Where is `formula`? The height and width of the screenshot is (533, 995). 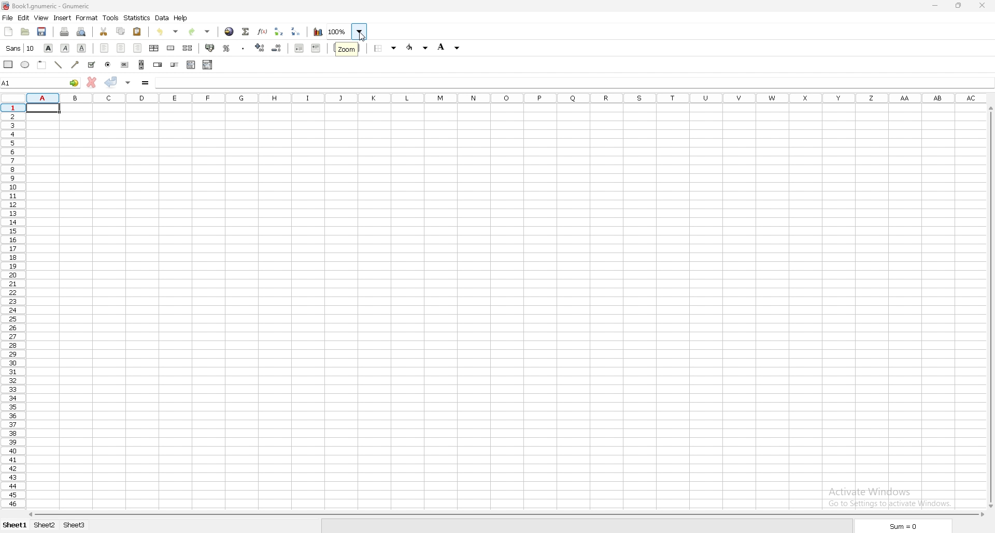 formula is located at coordinates (145, 82).